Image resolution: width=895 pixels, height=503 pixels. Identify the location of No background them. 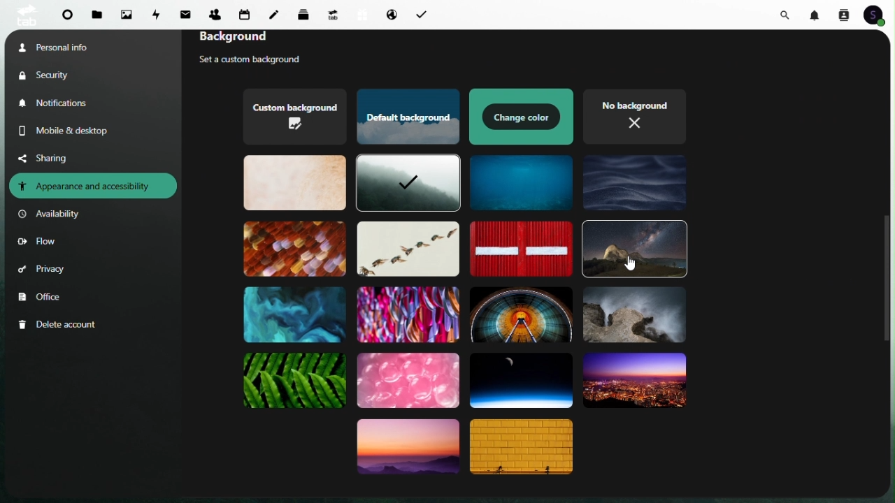
(637, 115).